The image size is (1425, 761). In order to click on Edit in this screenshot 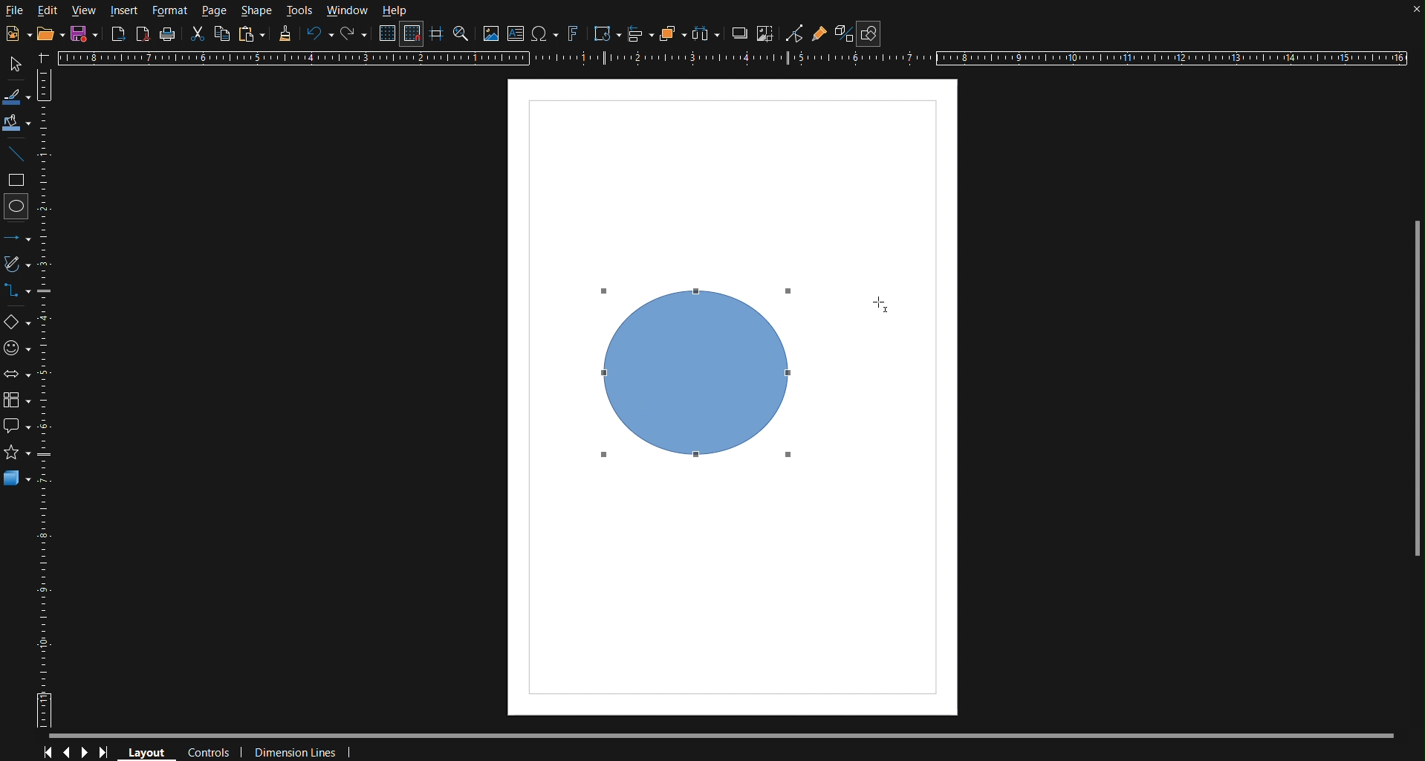, I will do `click(48, 10)`.